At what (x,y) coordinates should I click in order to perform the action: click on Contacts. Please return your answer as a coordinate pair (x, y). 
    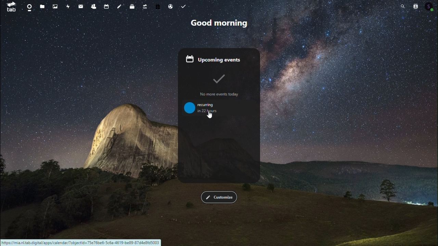
    Looking at the image, I should click on (95, 5).